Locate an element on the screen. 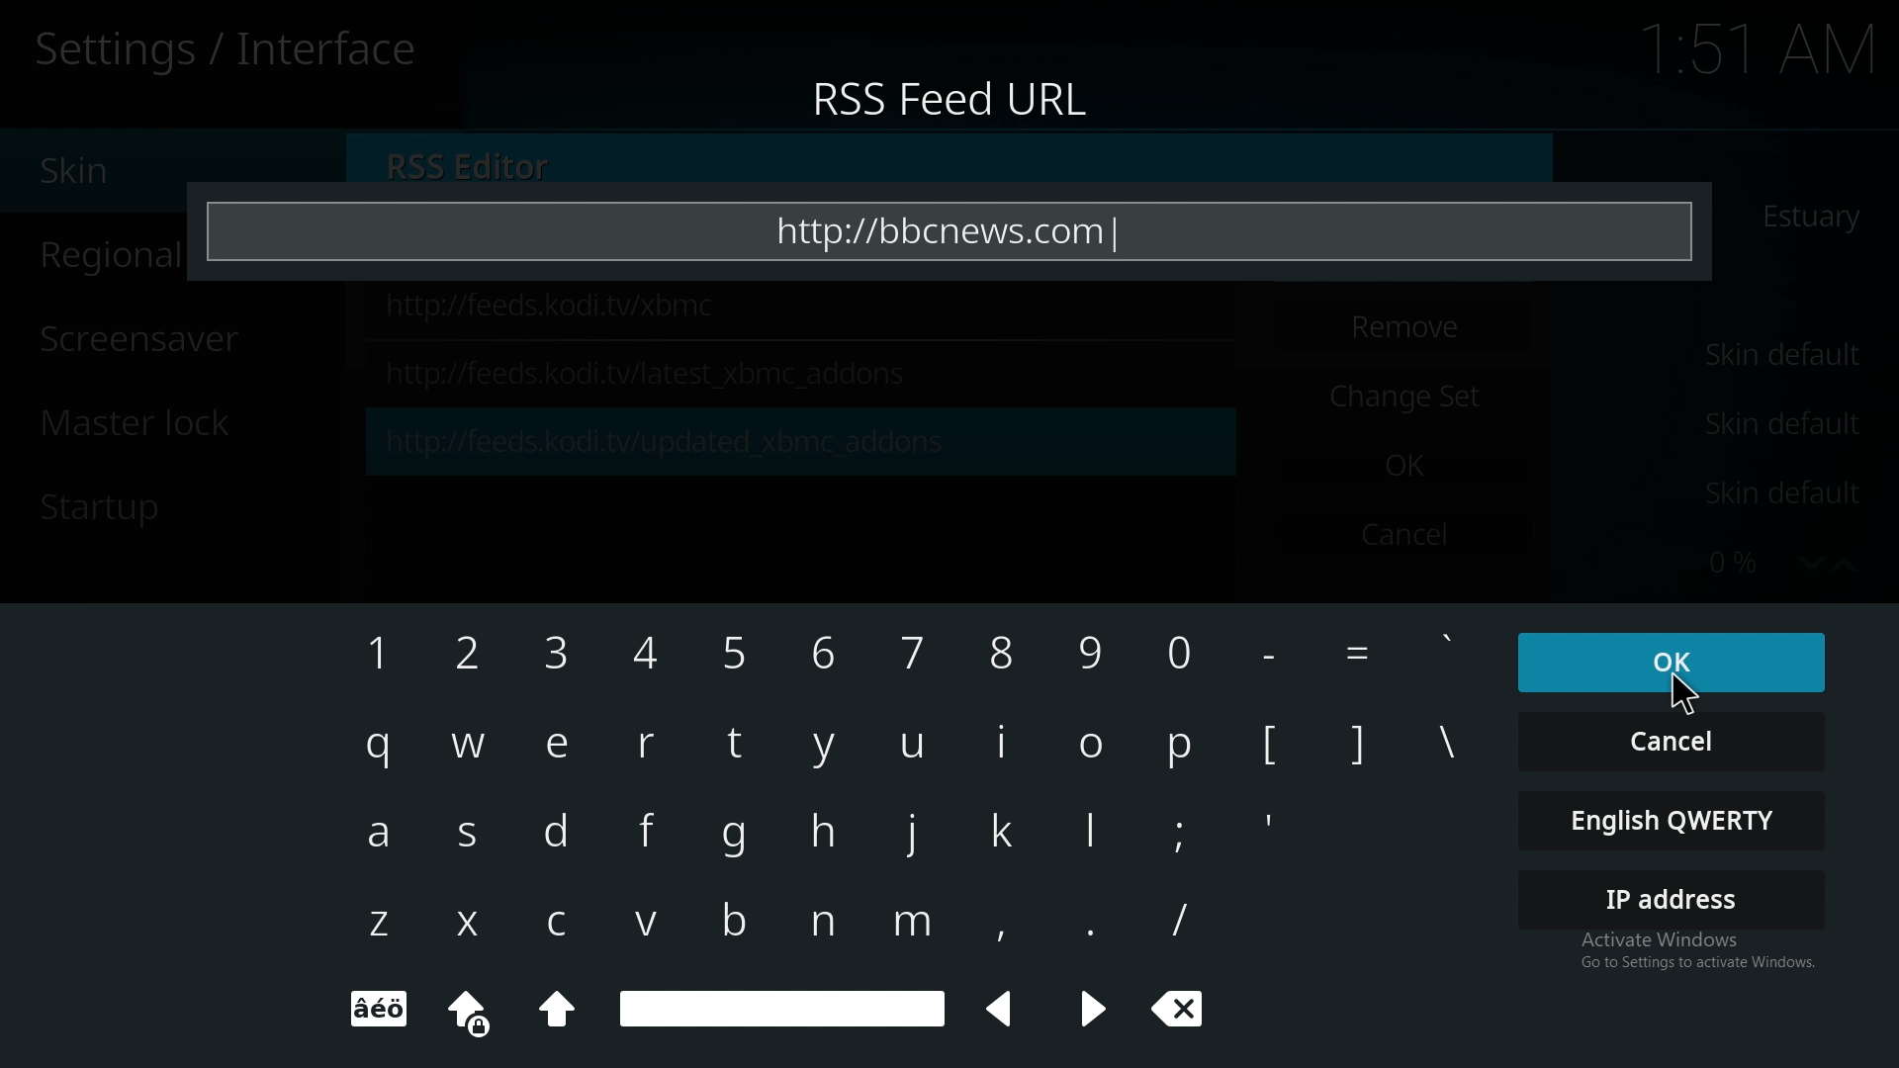  keyboard Input is located at coordinates (1005, 743).